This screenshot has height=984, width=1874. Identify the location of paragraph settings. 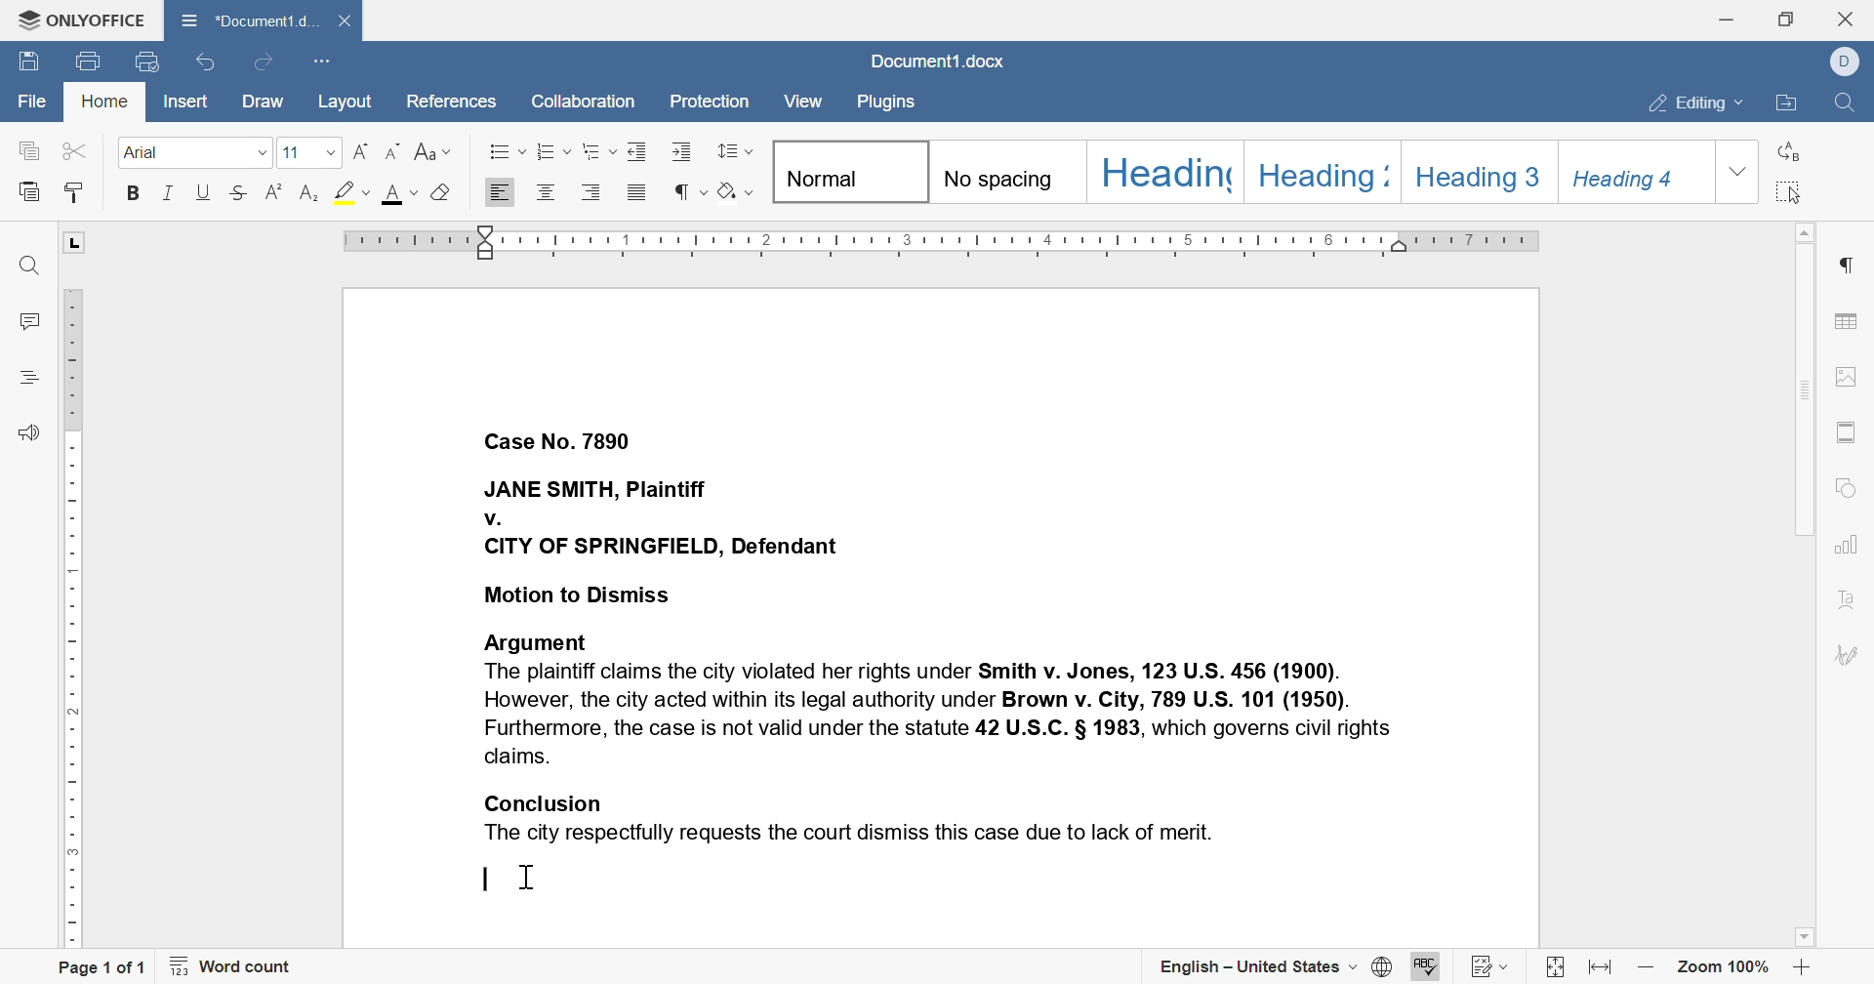
(1846, 264).